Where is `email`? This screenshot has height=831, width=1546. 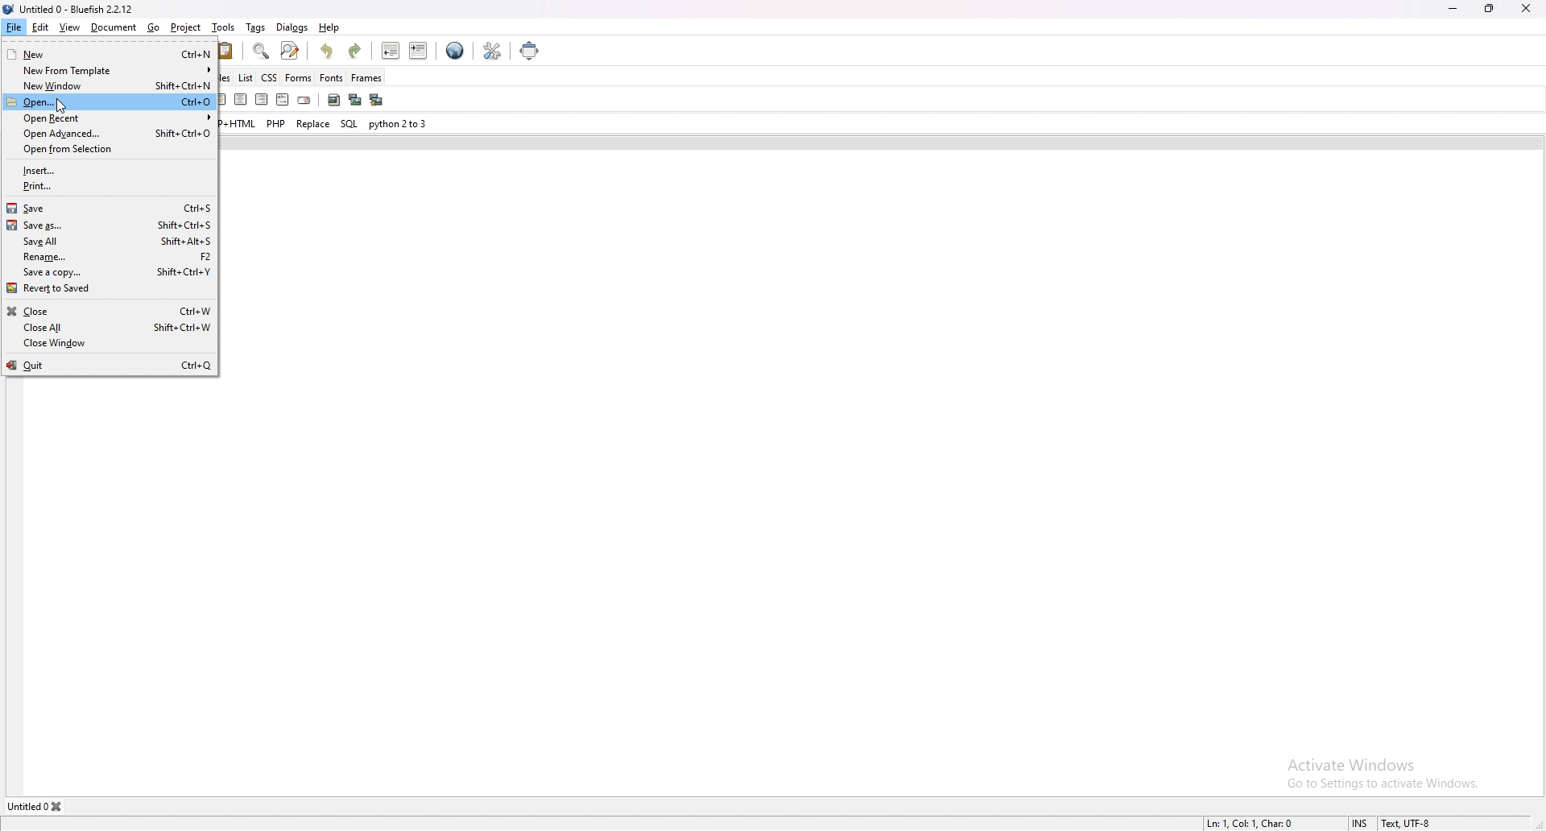 email is located at coordinates (305, 100).